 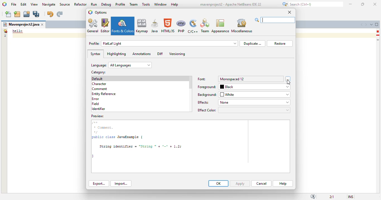 I want to click on OK, so click(x=218, y=183).